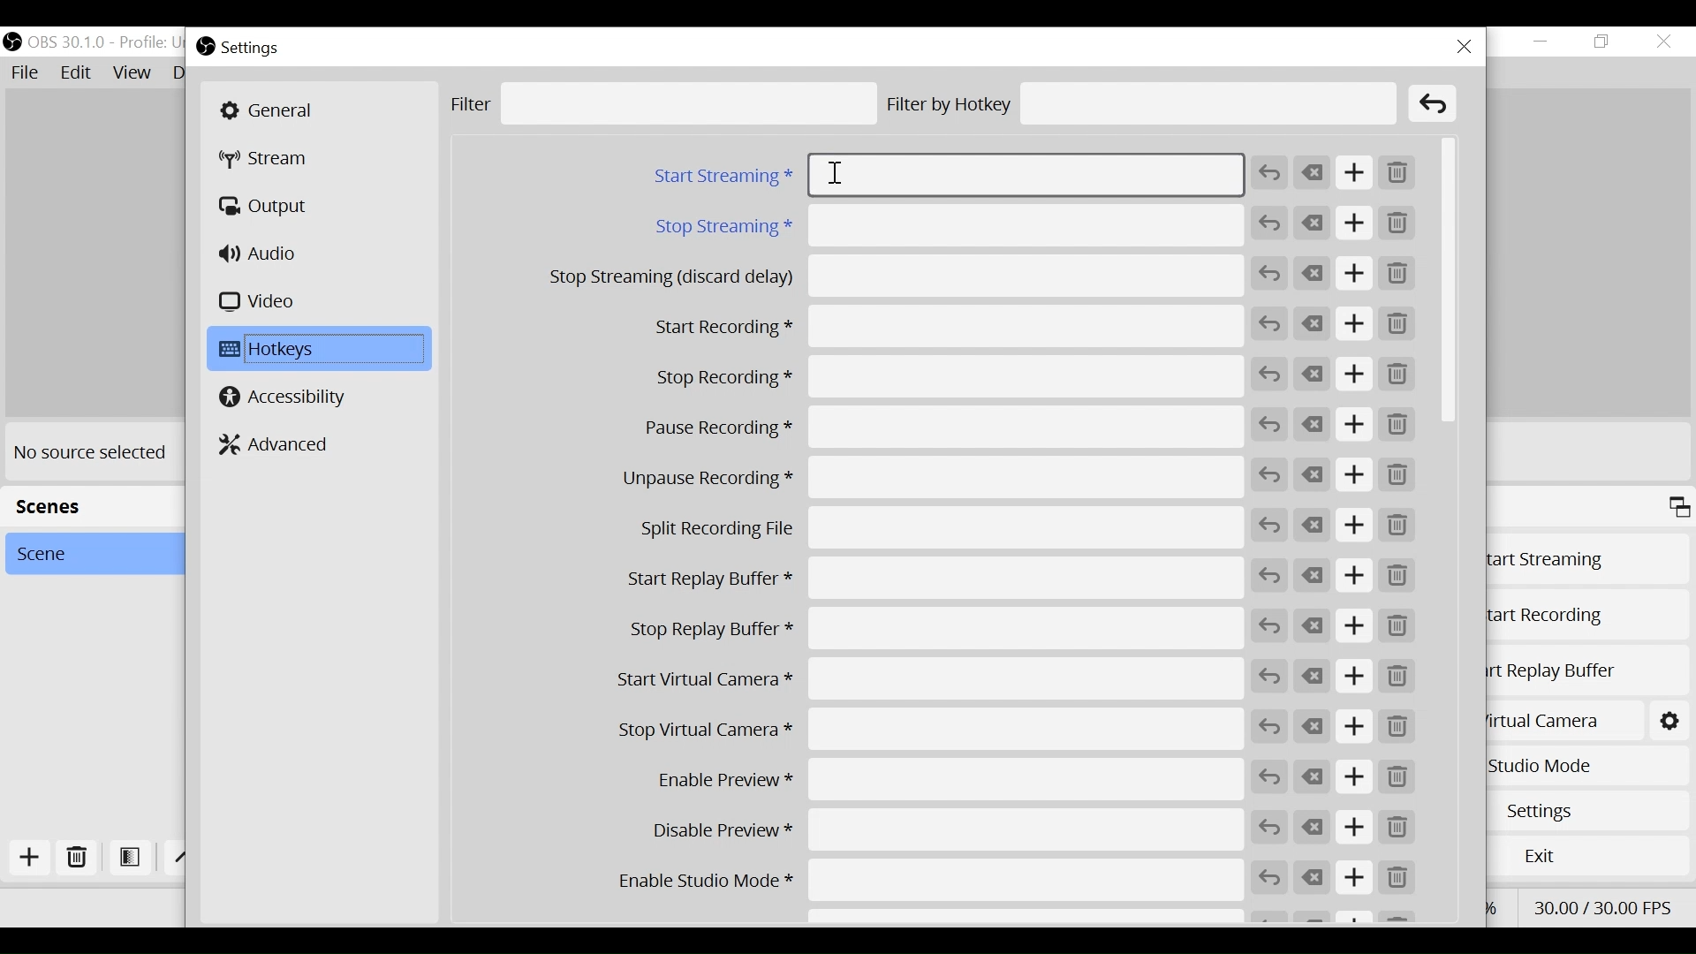  I want to click on Revert, so click(1269, 373).